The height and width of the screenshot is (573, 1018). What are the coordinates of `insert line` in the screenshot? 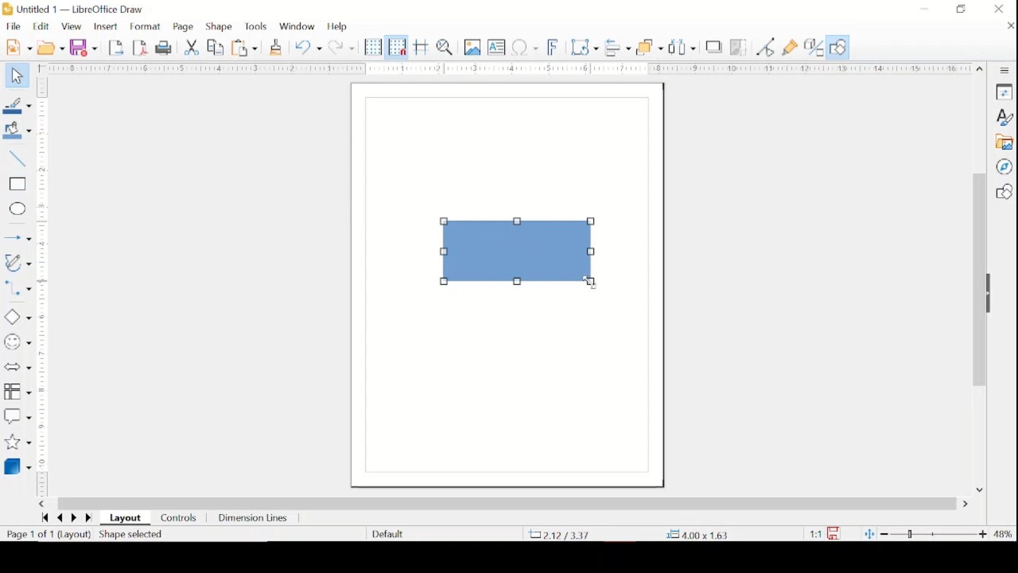 It's located at (17, 239).